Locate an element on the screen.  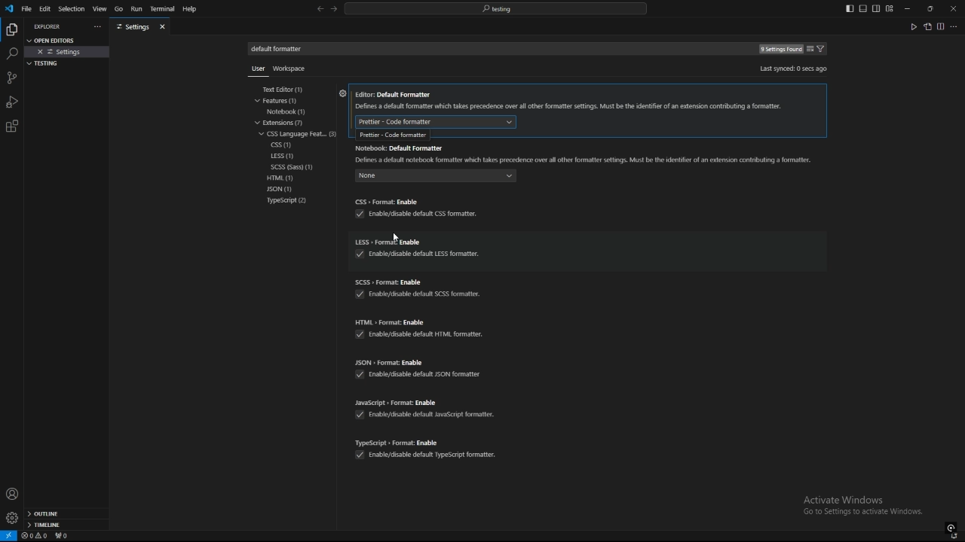
settings is located at coordinates (342, 96).